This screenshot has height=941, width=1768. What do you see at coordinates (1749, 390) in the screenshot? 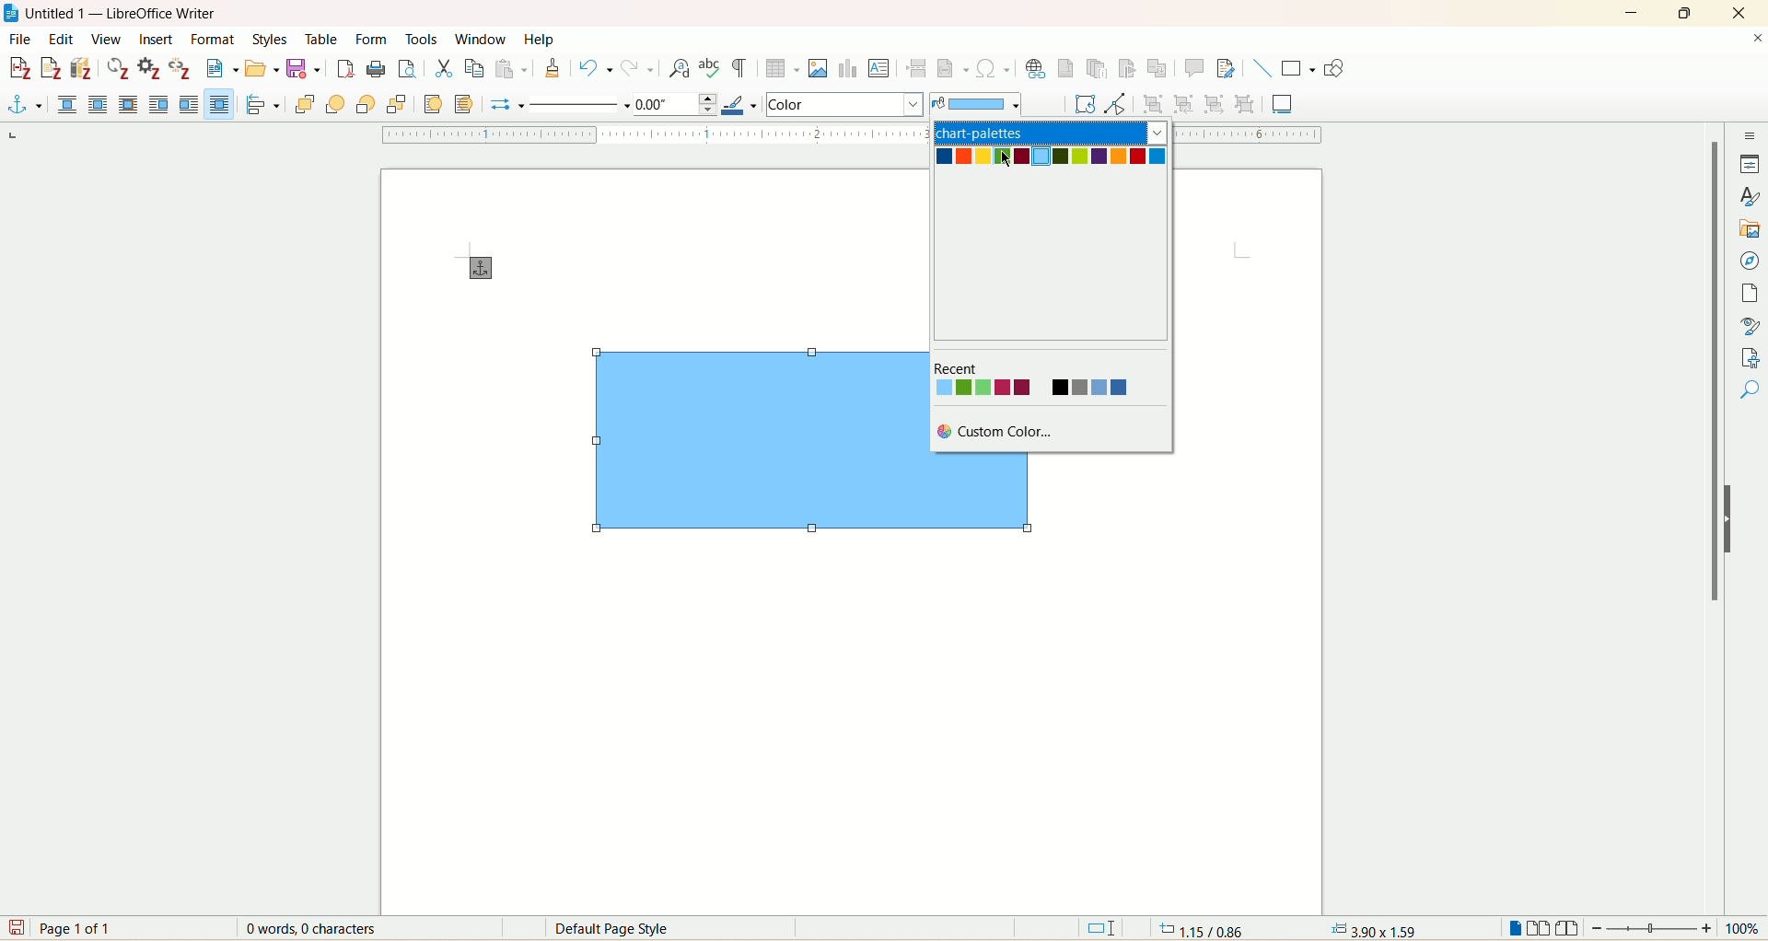
I see `accessibility check` at bounding box center [1749, 390].